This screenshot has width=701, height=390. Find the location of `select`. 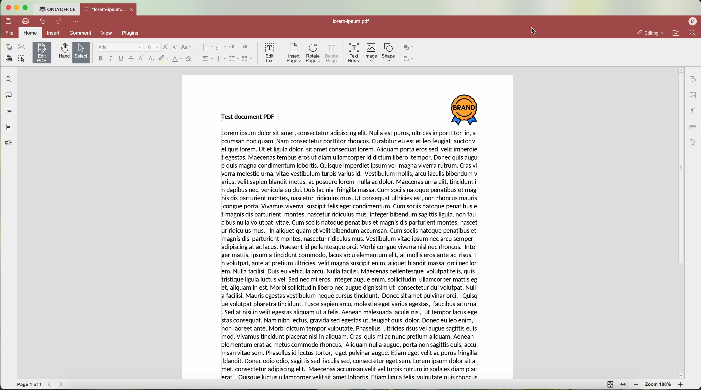

select is located at coordinates (81, 53).